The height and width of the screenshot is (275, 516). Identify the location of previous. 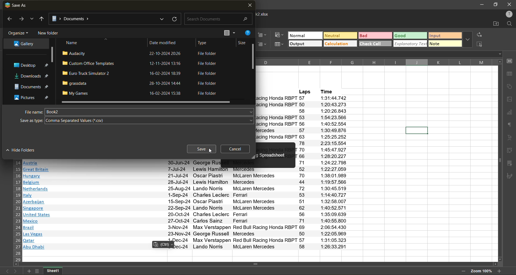
(6, 272).